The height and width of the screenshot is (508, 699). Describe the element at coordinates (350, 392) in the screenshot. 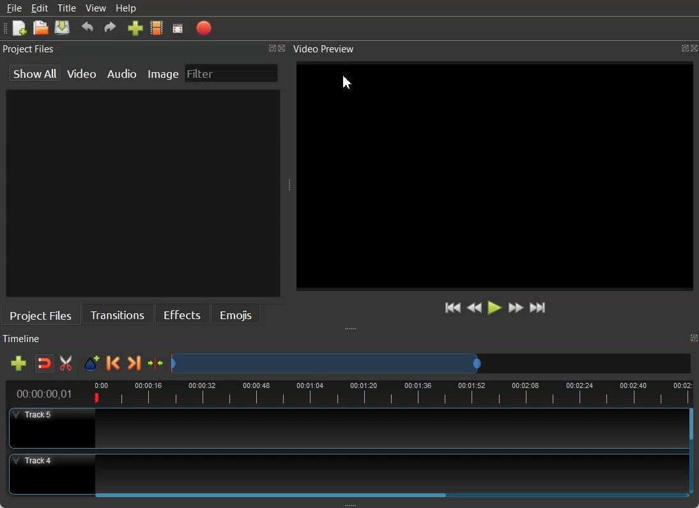

I see `Timeline view` at that location.